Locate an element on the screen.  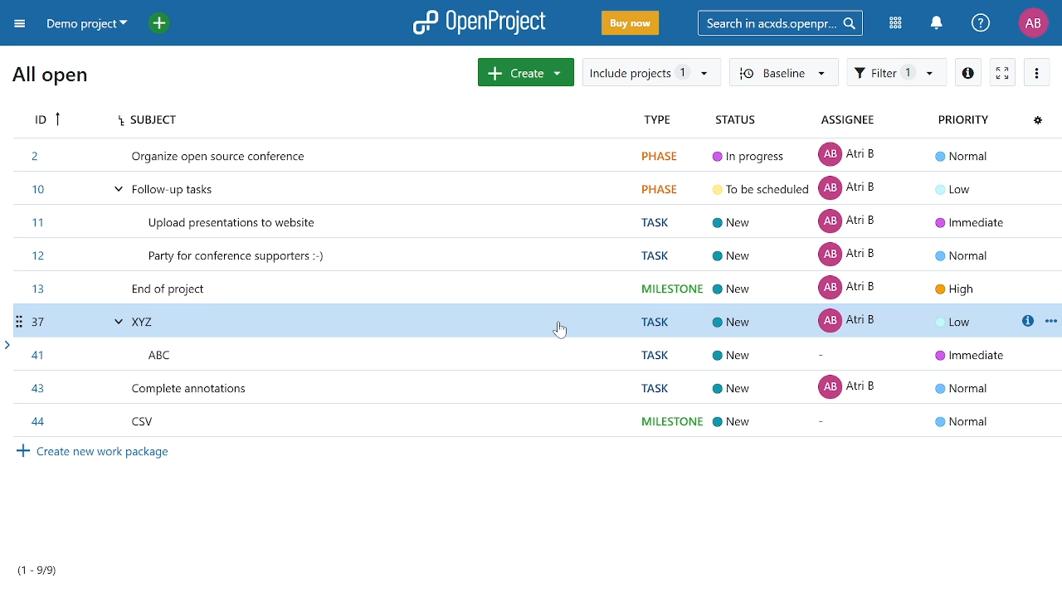
work package ID 2 details is located at coordinates (389, 155).